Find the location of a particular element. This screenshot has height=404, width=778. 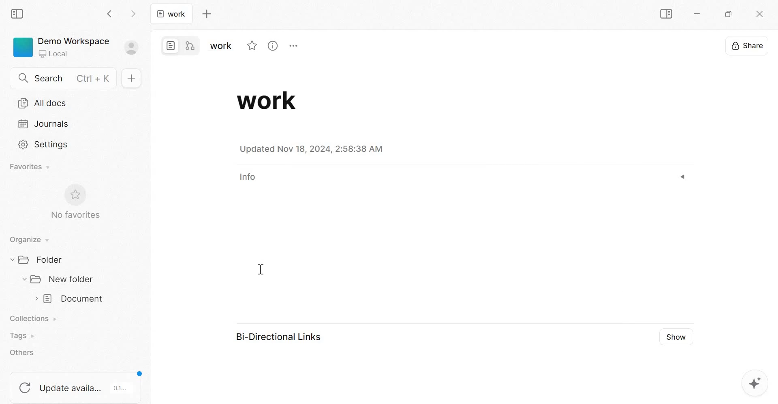

share is located at coordinates (747, 45).